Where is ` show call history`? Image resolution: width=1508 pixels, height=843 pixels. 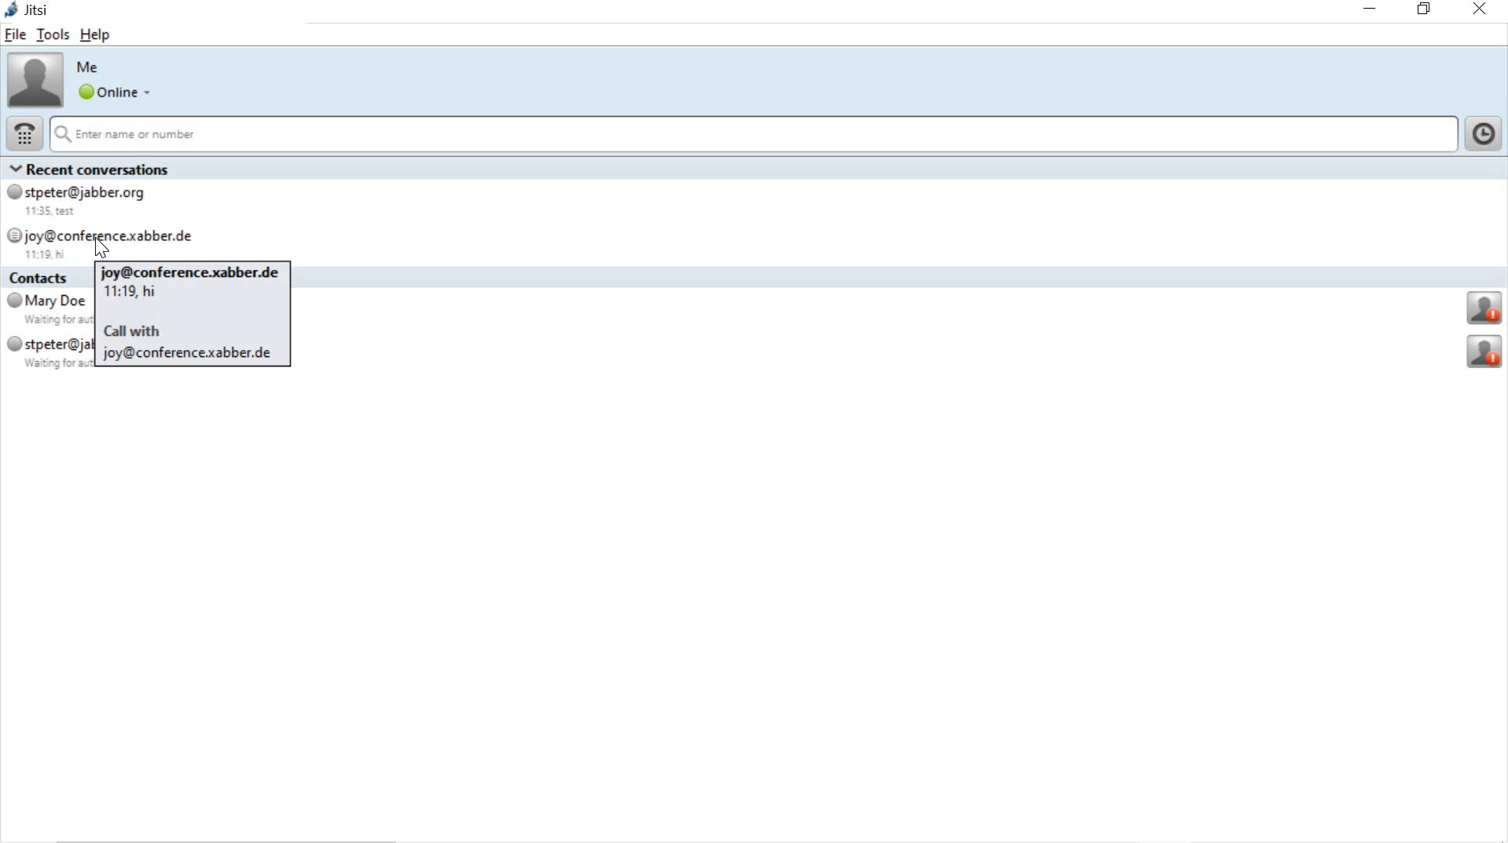
 show call history is located at coordinates (1486, 133).